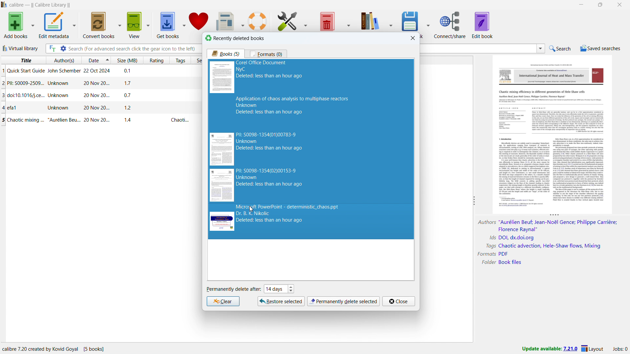  I want to click on fetch news options, so click(241, 21).